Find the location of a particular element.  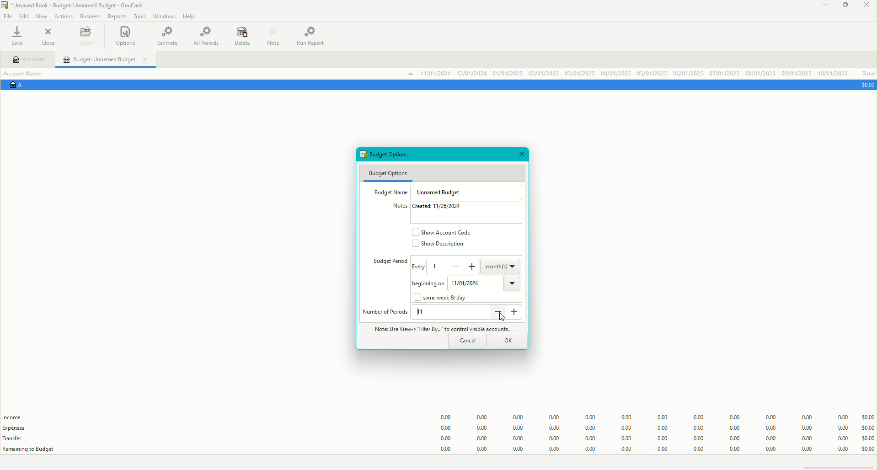

Close is located at coordinates (49, 37).